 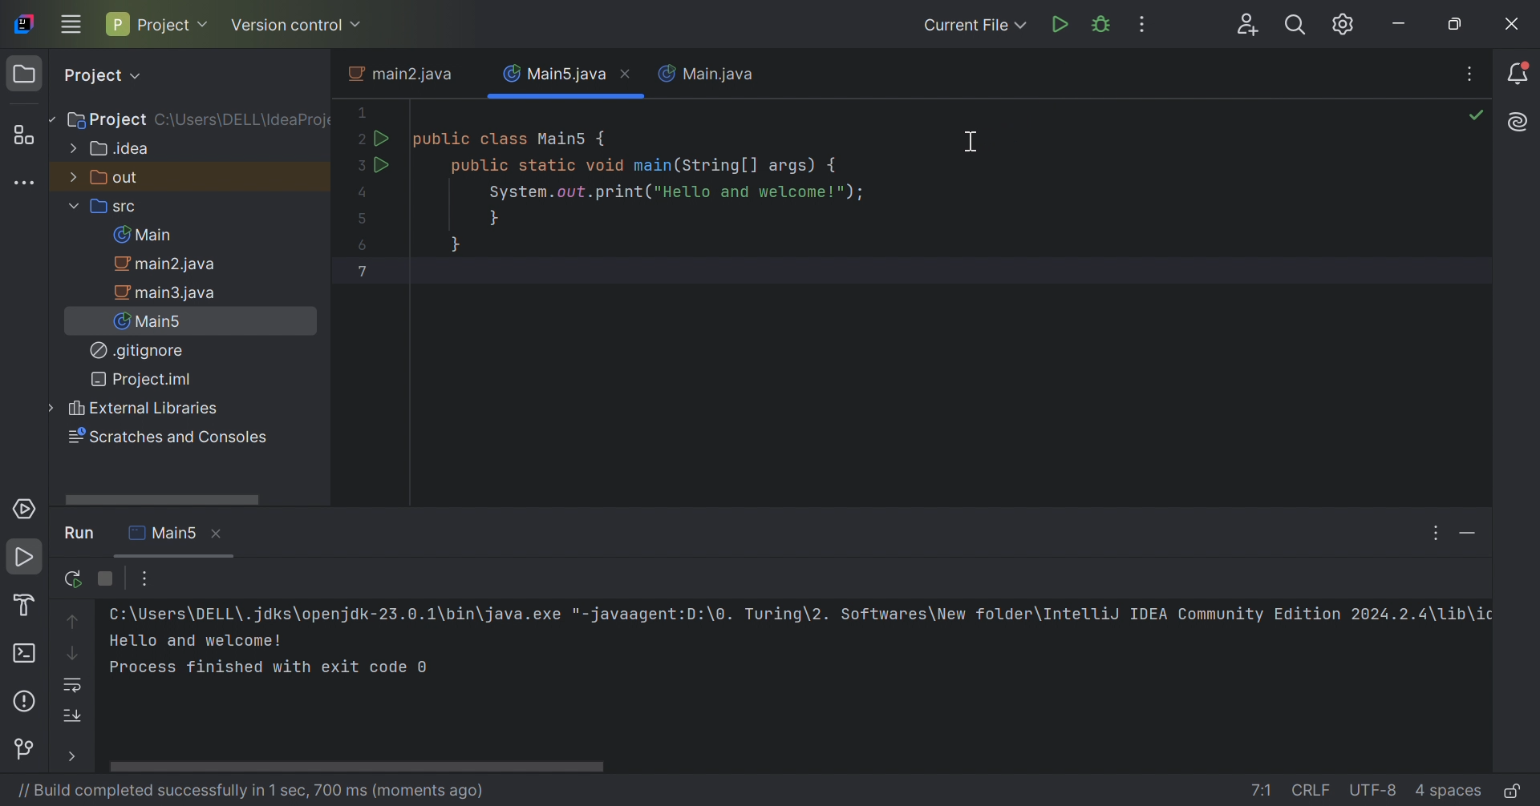 What do you see at coordinates (1145, 25) in the screenshot?
I see `More Actions` at bounding box center [1145, 25].